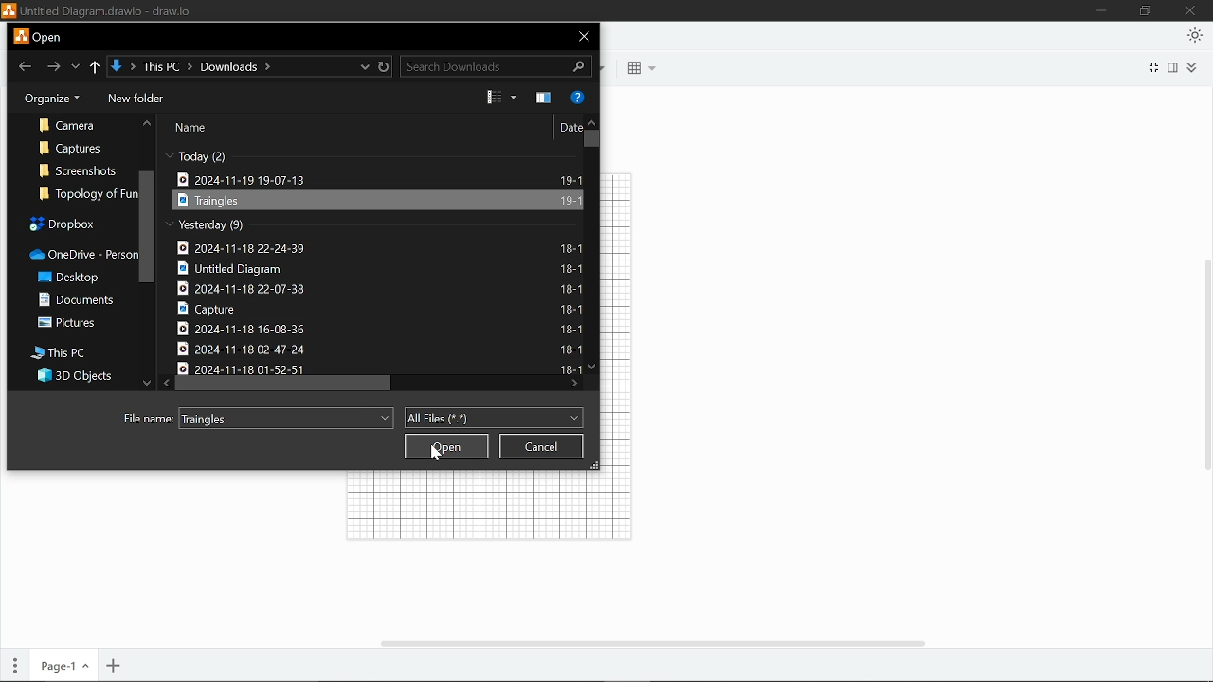 The height and width of the screenshot is (682, 1213). Describe the element at coordinates (1152, 69) in the screenshot. I see `Full screen` at that location.